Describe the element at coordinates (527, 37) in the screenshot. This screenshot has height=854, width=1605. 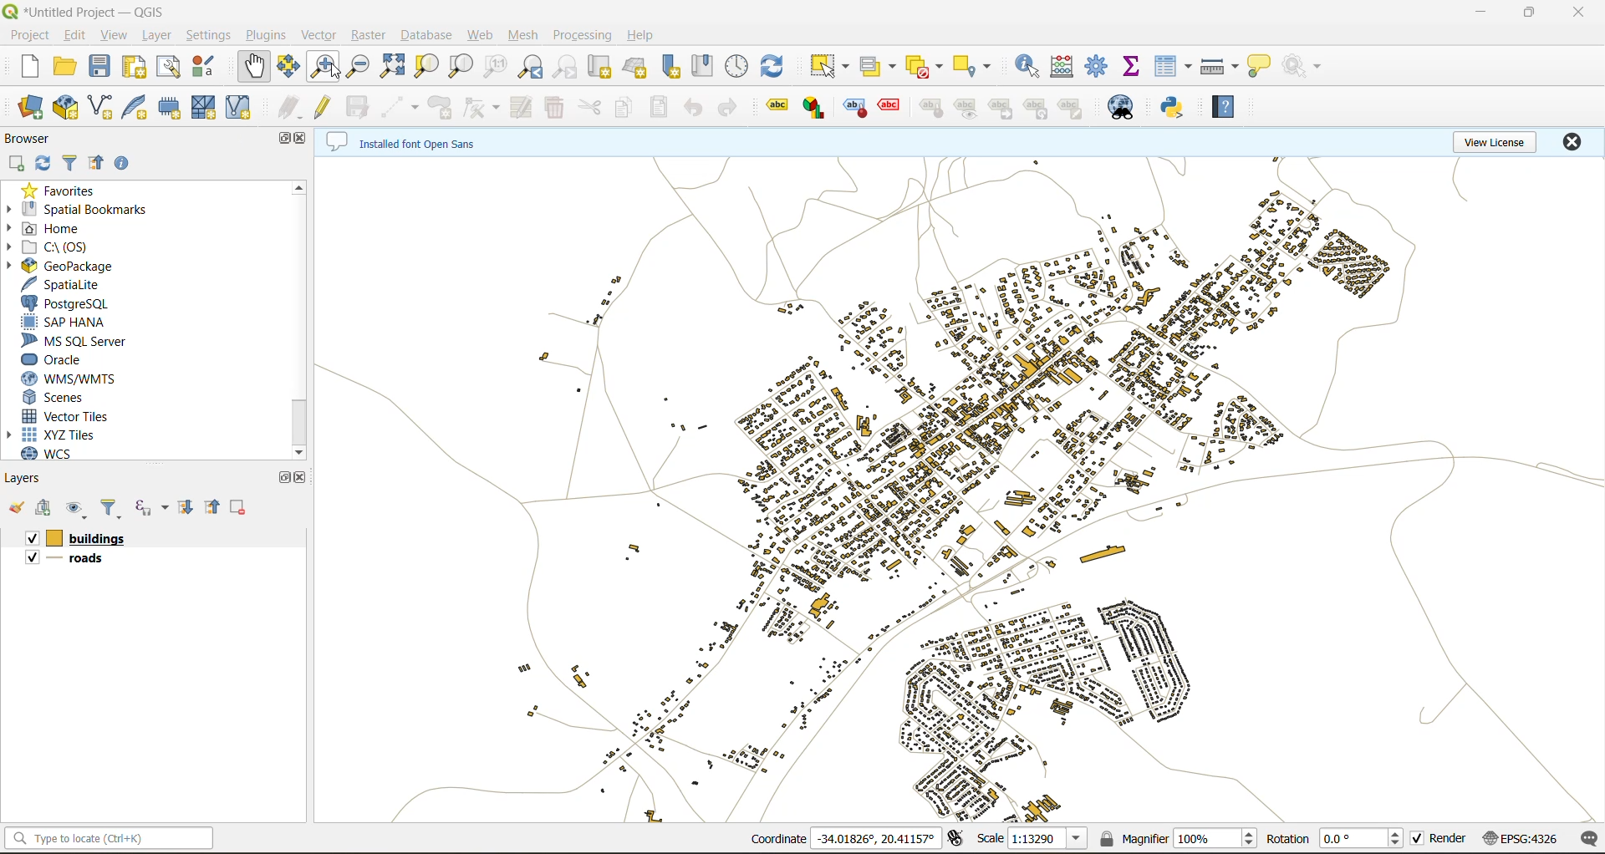
I see `mesh` at that location.